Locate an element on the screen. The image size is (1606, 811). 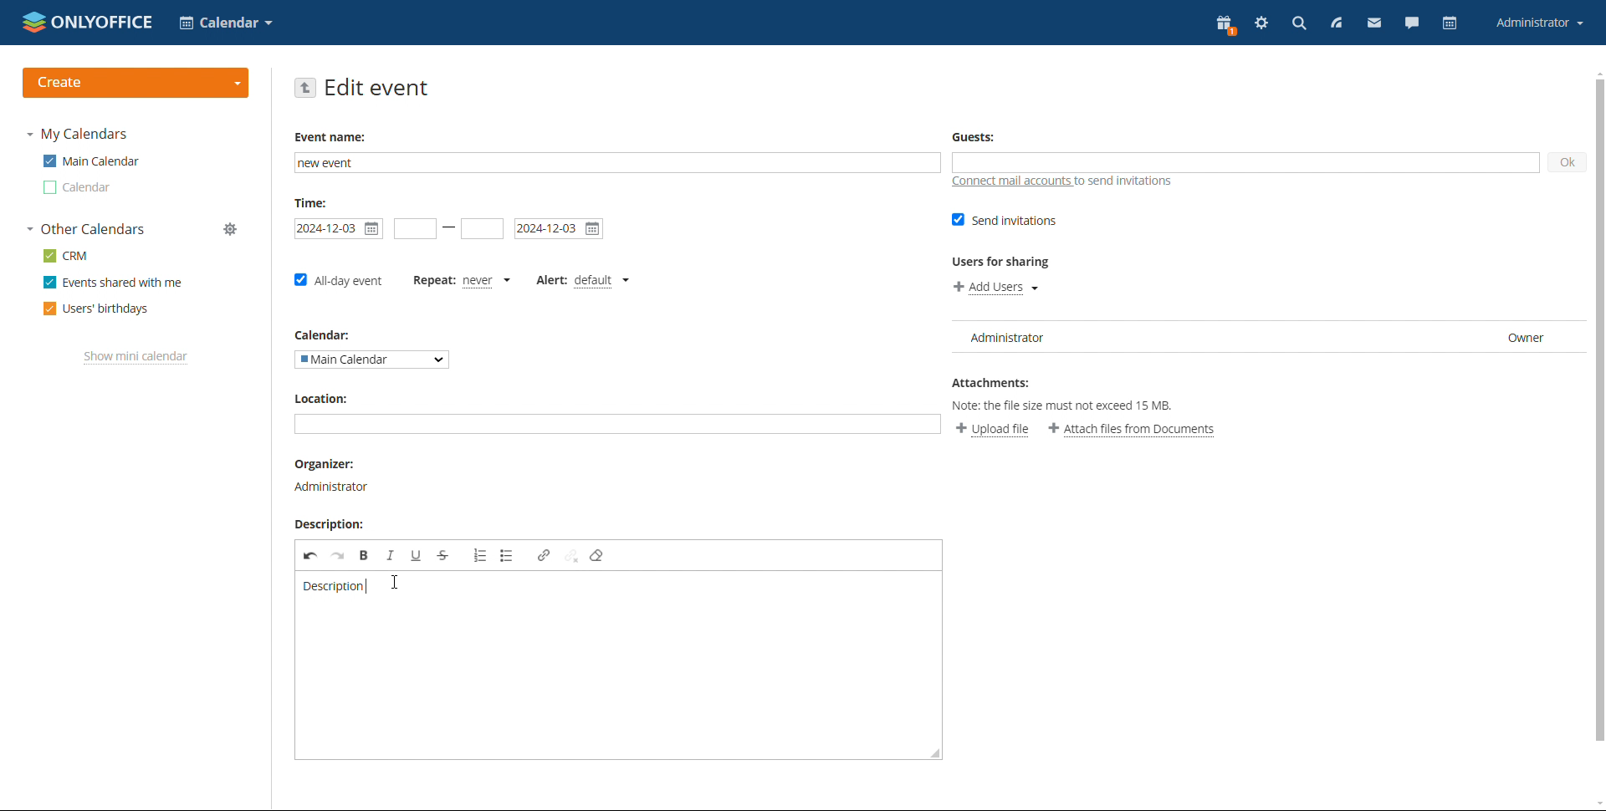
Description: is located at coordinates (327, 523).